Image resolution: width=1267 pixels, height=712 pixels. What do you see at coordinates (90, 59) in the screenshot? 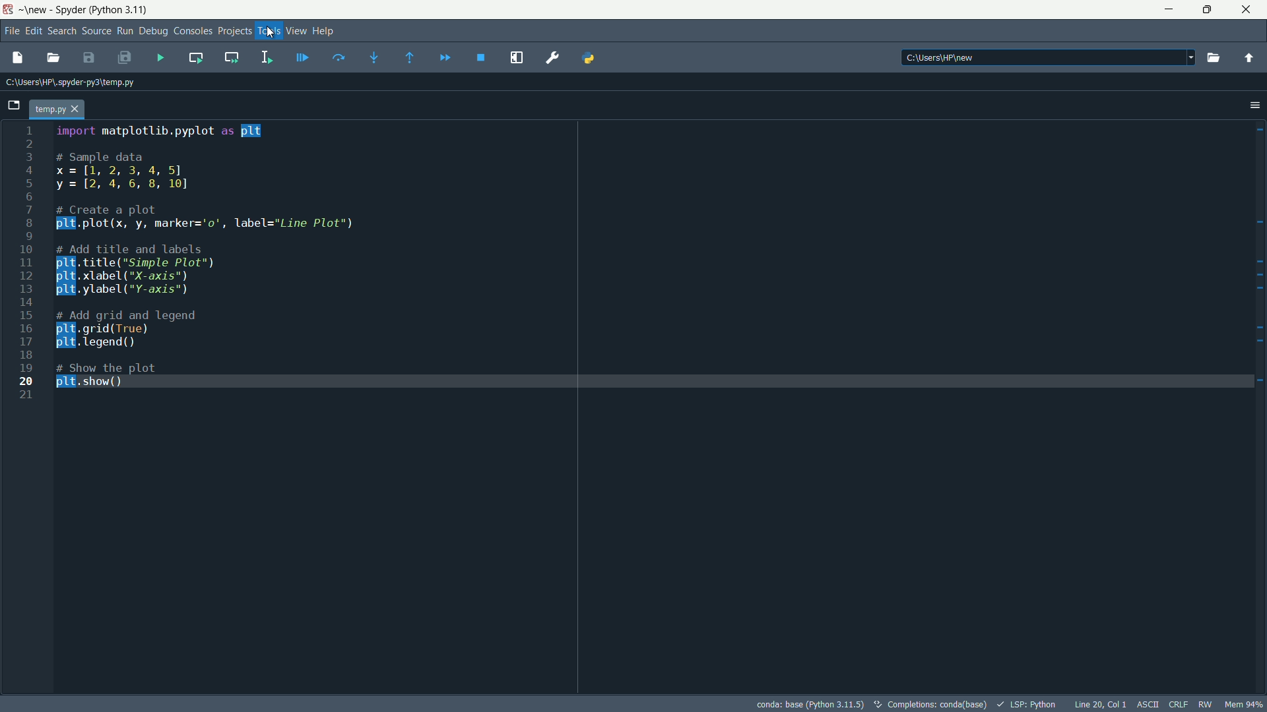
I see `save file` at bounding box center [90, 59].